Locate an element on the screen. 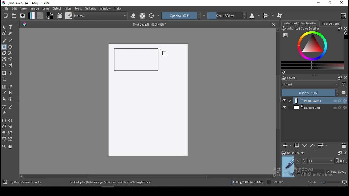  rotation is located at coordinates (275, 182).